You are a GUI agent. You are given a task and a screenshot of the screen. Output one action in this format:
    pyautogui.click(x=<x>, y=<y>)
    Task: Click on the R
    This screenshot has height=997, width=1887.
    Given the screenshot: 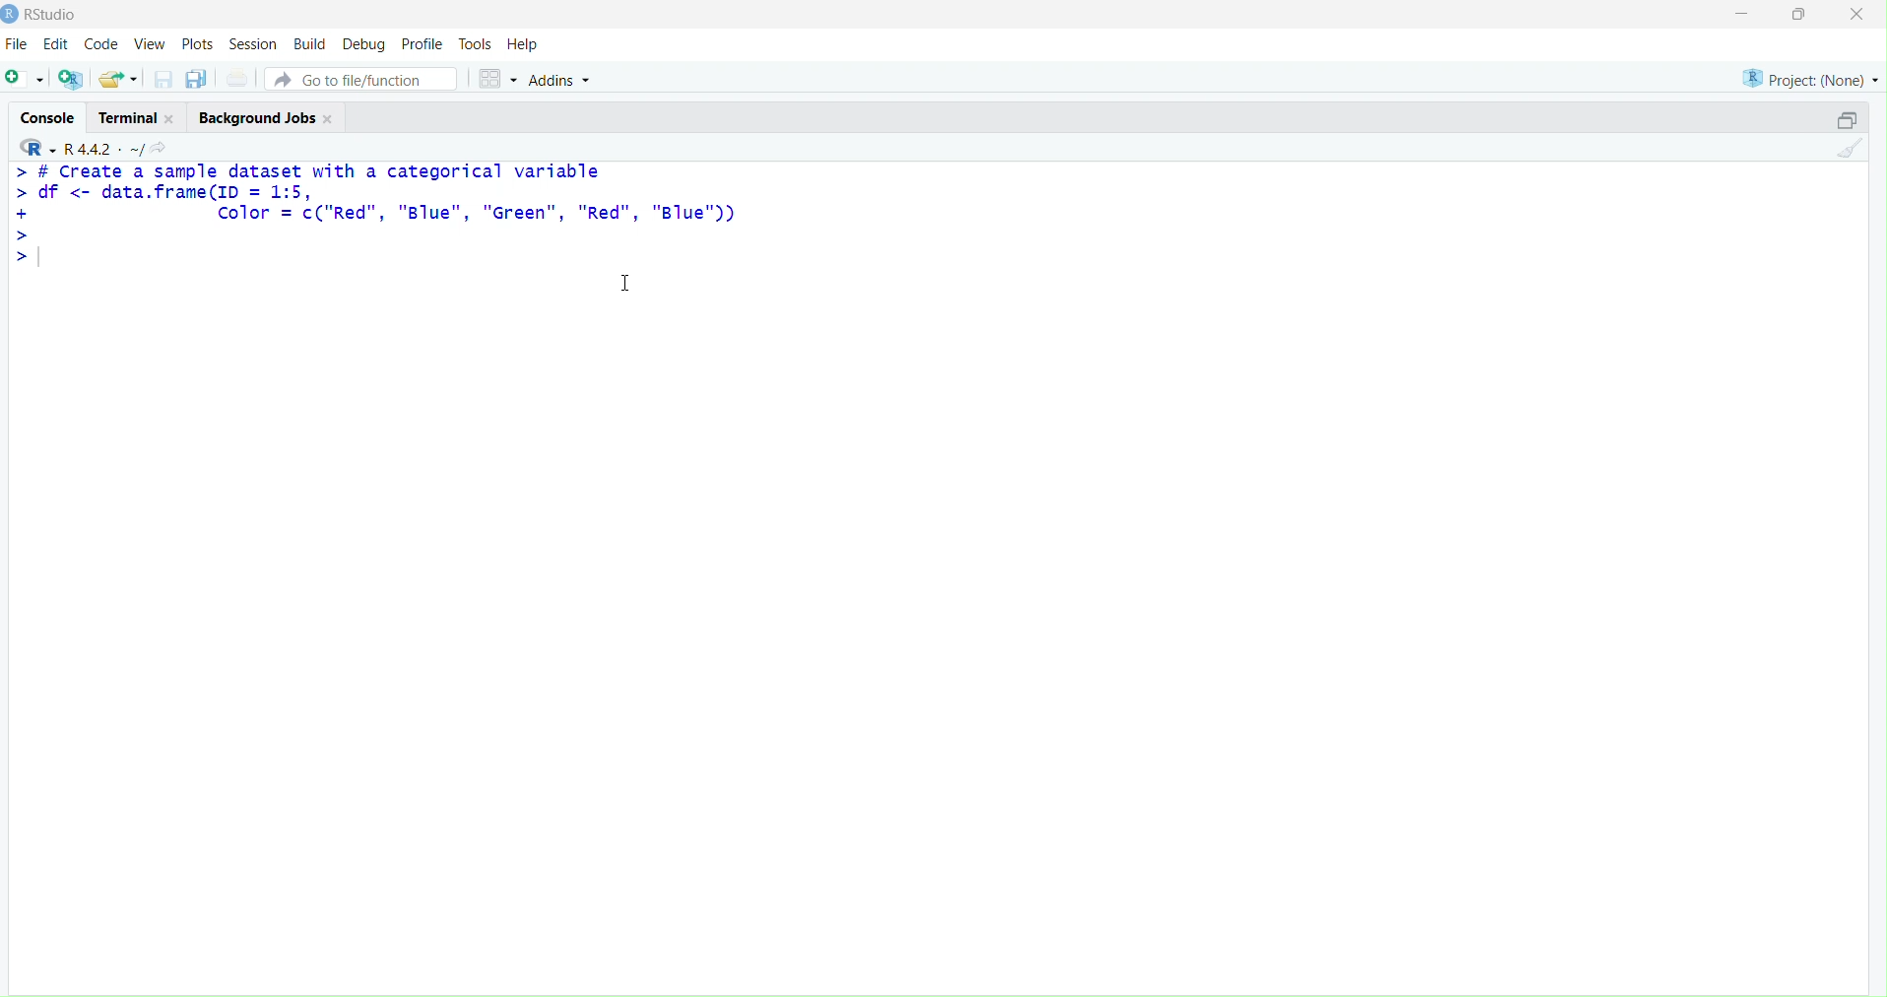 What is the action you would take?
    pyautogui.click(x=38, y=148)
    